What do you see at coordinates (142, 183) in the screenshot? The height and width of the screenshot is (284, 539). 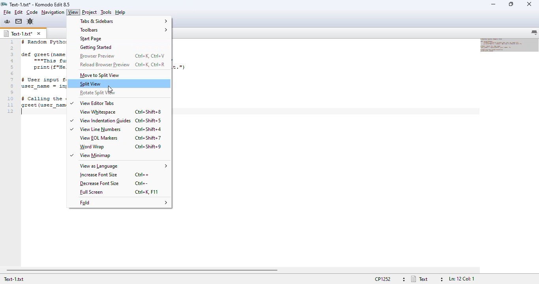 I see `shortcut for decrease font size` at bounding box center [142, 183].